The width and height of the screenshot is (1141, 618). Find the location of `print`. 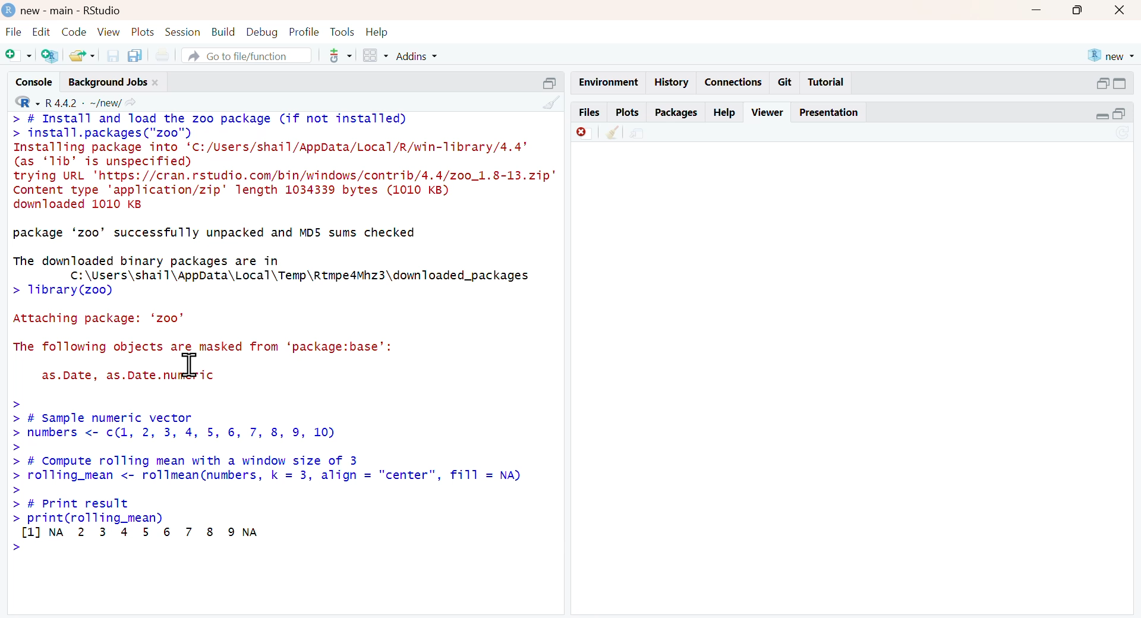

print is located at coordinates (164, 55).